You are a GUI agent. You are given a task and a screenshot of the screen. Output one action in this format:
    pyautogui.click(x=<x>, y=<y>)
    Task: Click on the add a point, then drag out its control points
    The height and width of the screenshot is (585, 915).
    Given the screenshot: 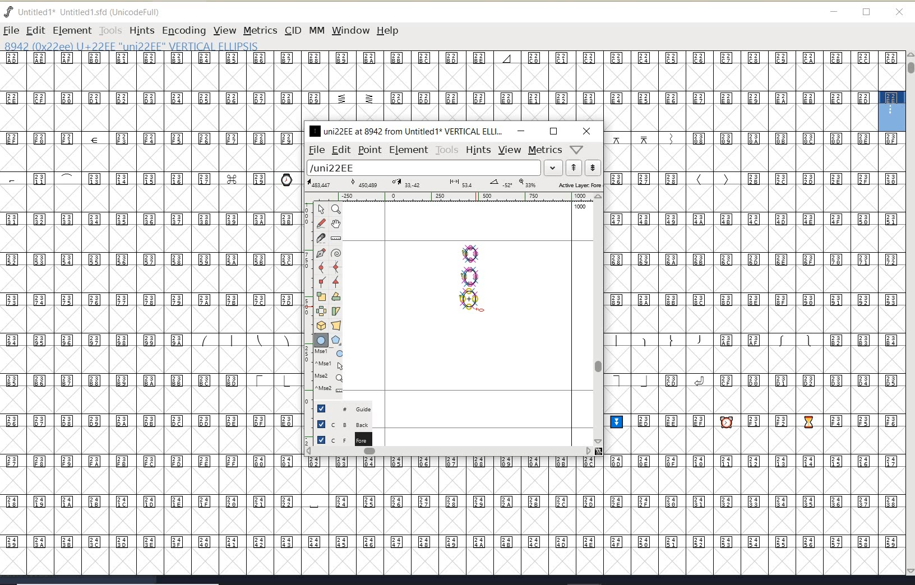 What is the action you would take?
    pyautogui.click(x=321, y=252)
    